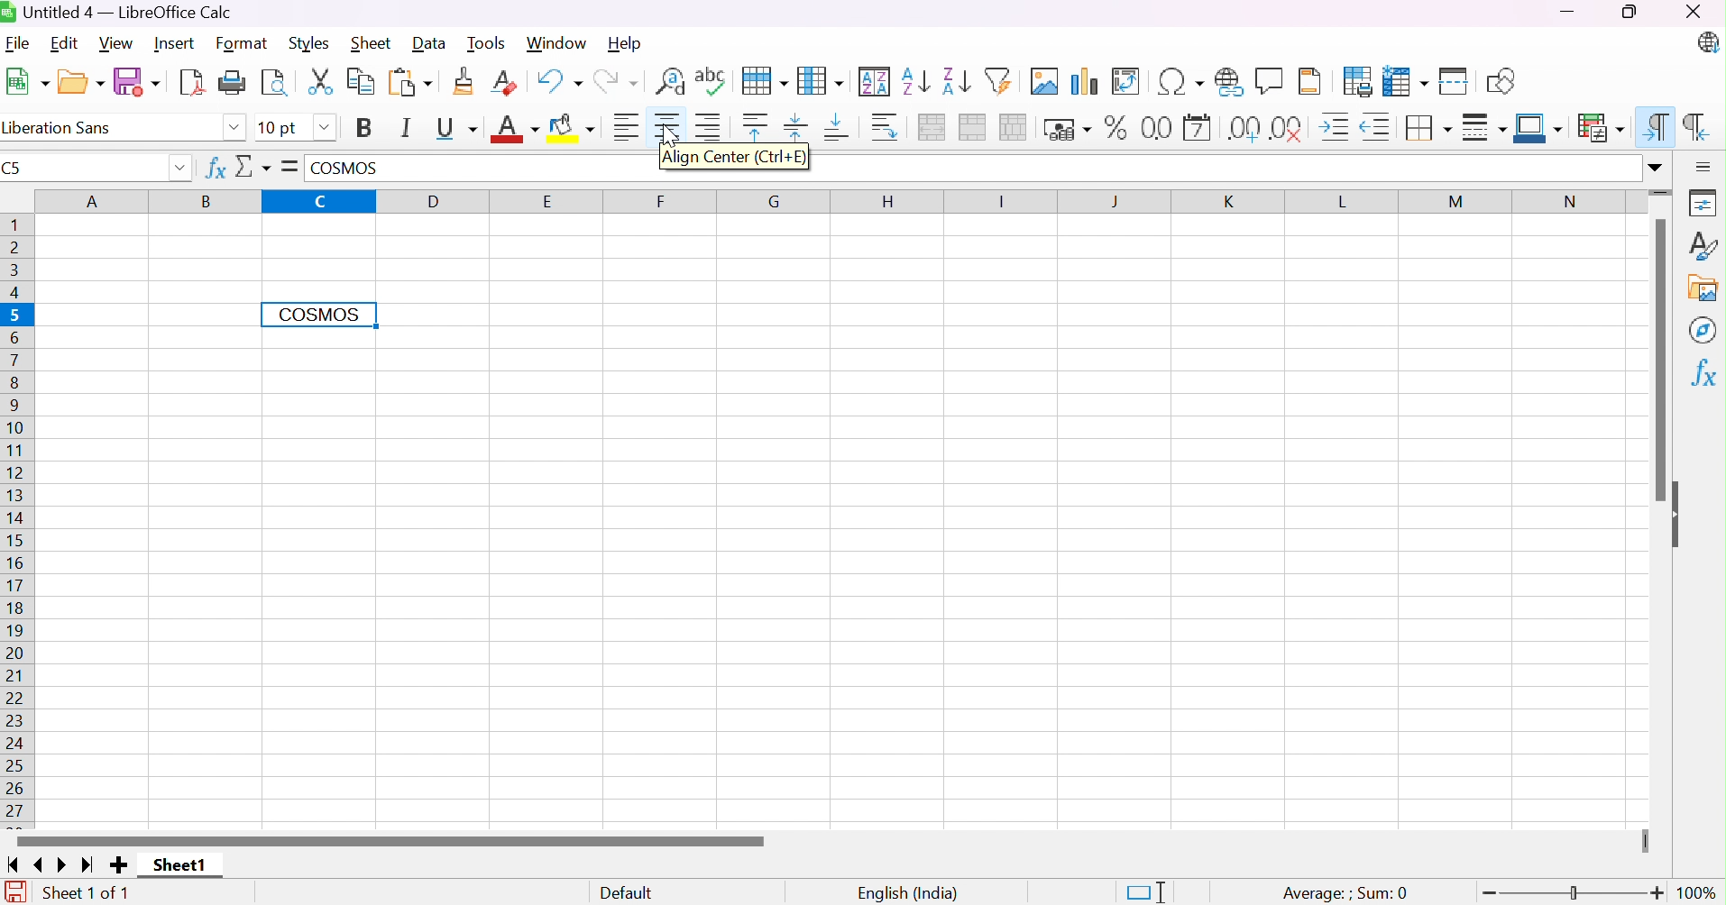 This screenshot has height=905, width=1726. Describe the element at coordinates (1015, 129) in the screenshot. I see `Unmerge Cells` at that location.